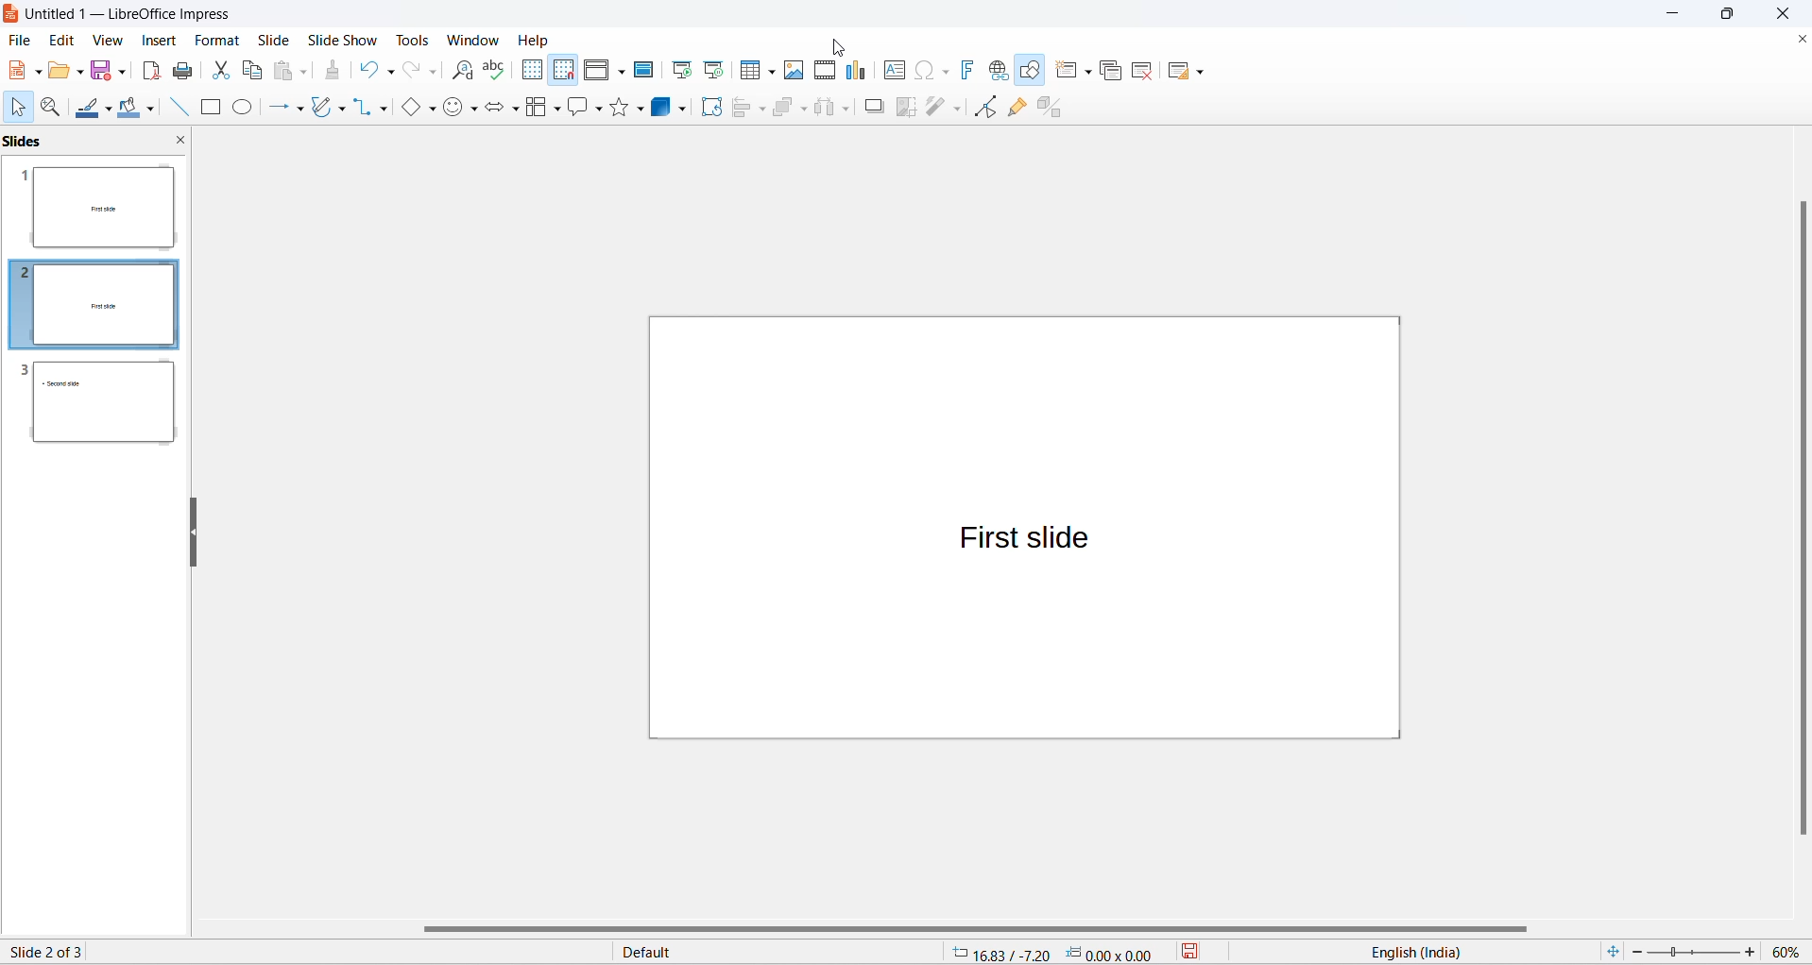  Describe the element at coordinates (877, 109) in the screenshot. I see `shadow` at that location.